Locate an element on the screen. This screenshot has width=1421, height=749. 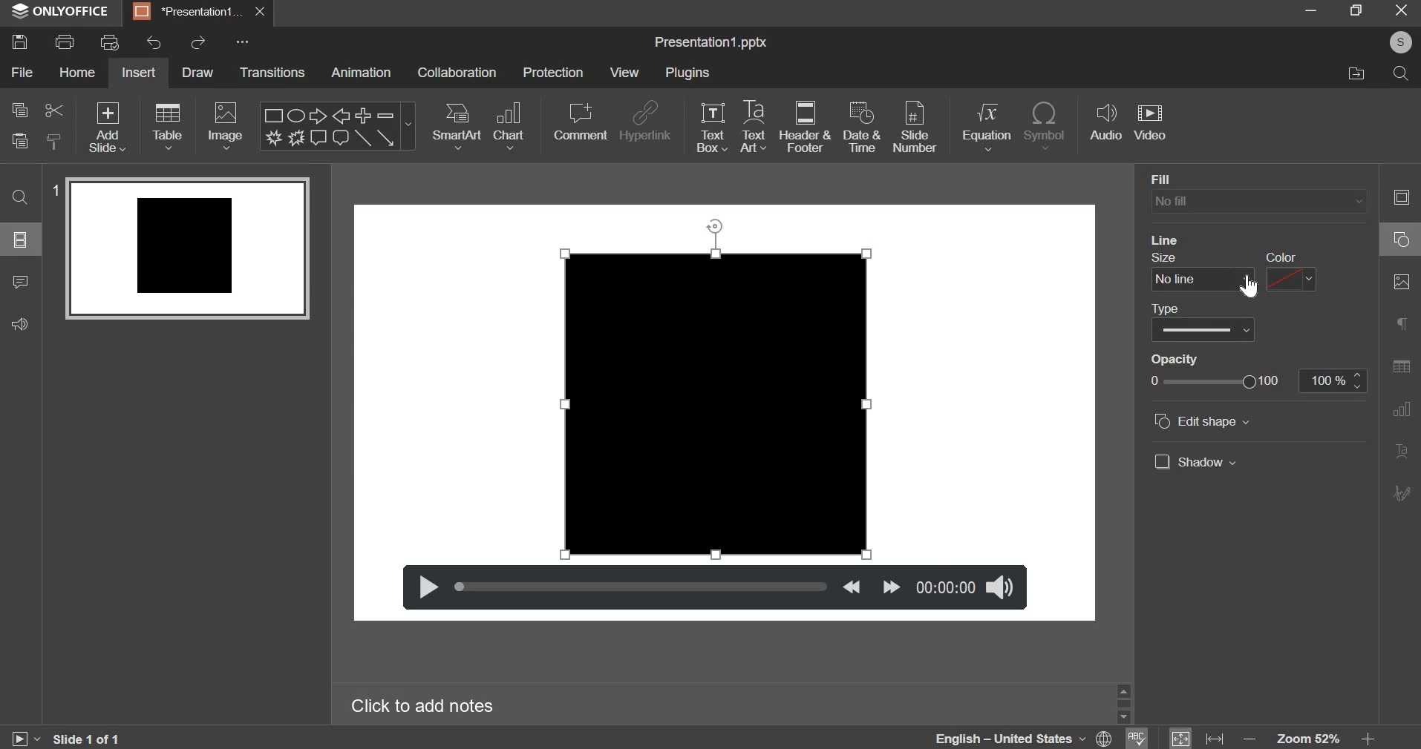
view is located at coordinates (624, 72).